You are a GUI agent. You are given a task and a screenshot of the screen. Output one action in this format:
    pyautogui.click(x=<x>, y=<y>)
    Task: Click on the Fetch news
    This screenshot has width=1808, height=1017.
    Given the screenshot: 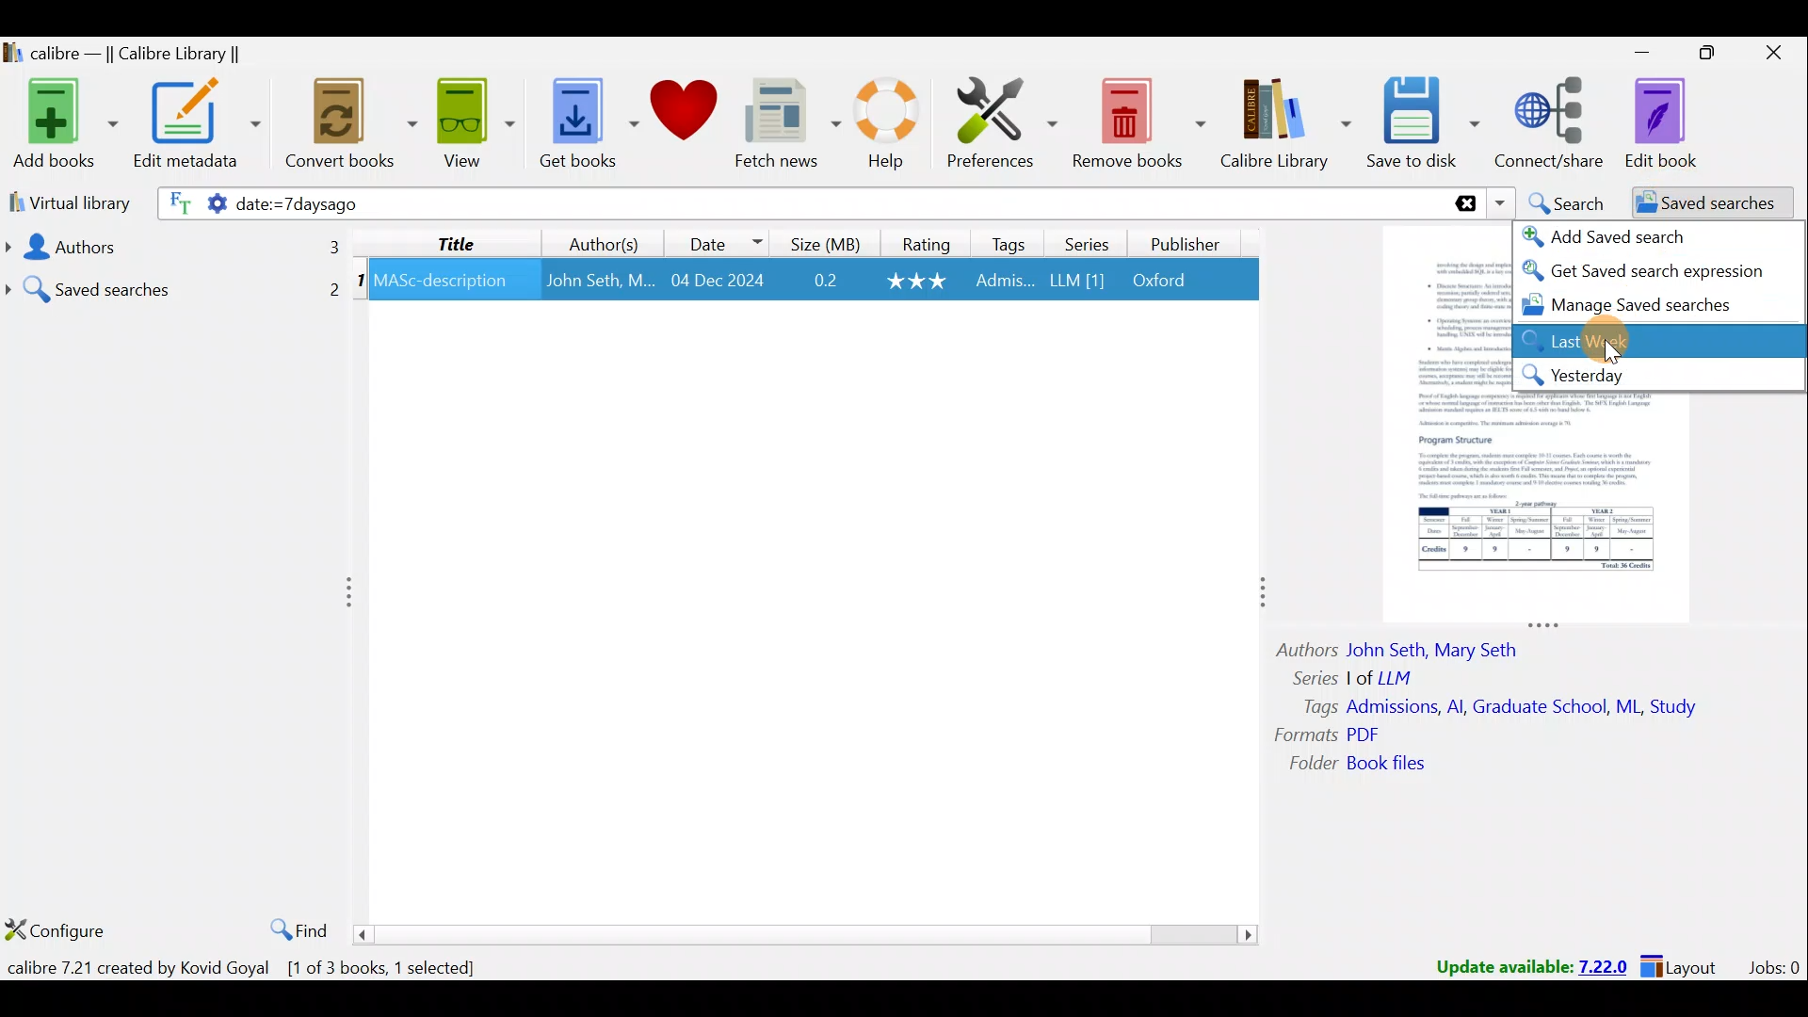 What is the action you would take?
    pyautogui.click(x=787, y=124)
    